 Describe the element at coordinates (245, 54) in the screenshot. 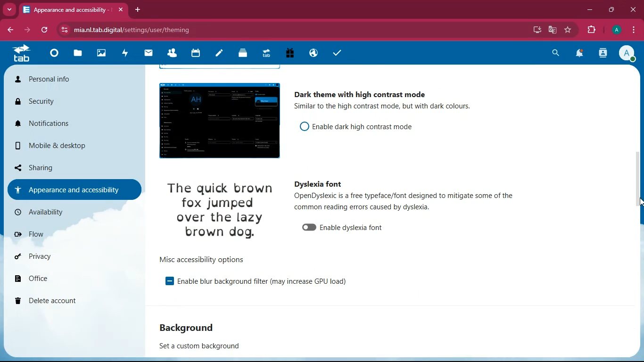

I see `layers` at that location.